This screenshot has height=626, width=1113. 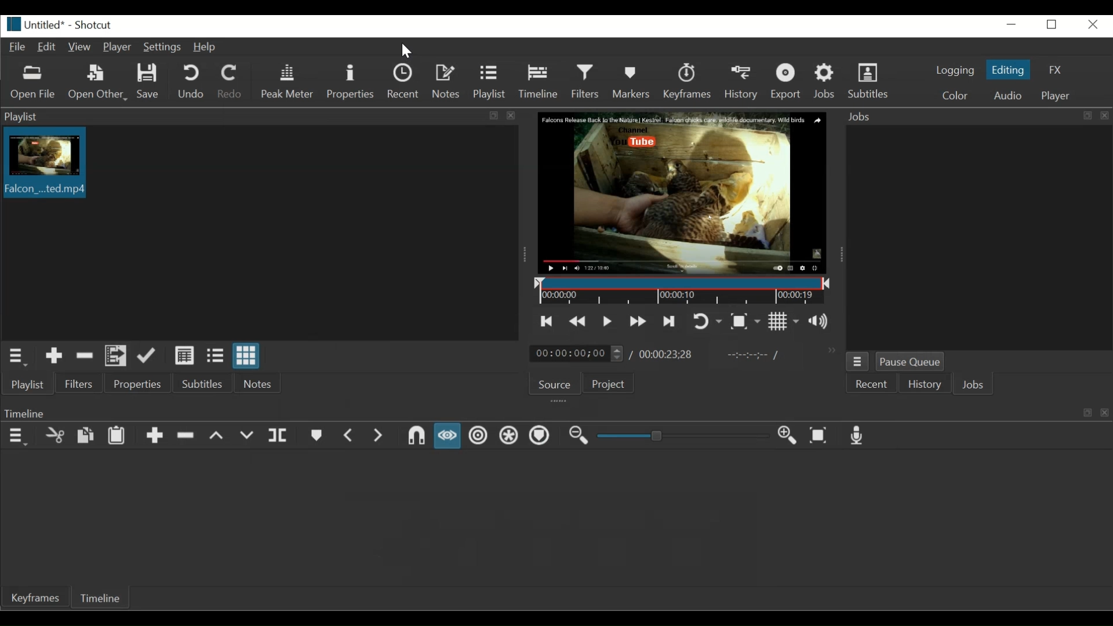 I want to click on Toggle grid display on the player, so click(x=785, y=321).